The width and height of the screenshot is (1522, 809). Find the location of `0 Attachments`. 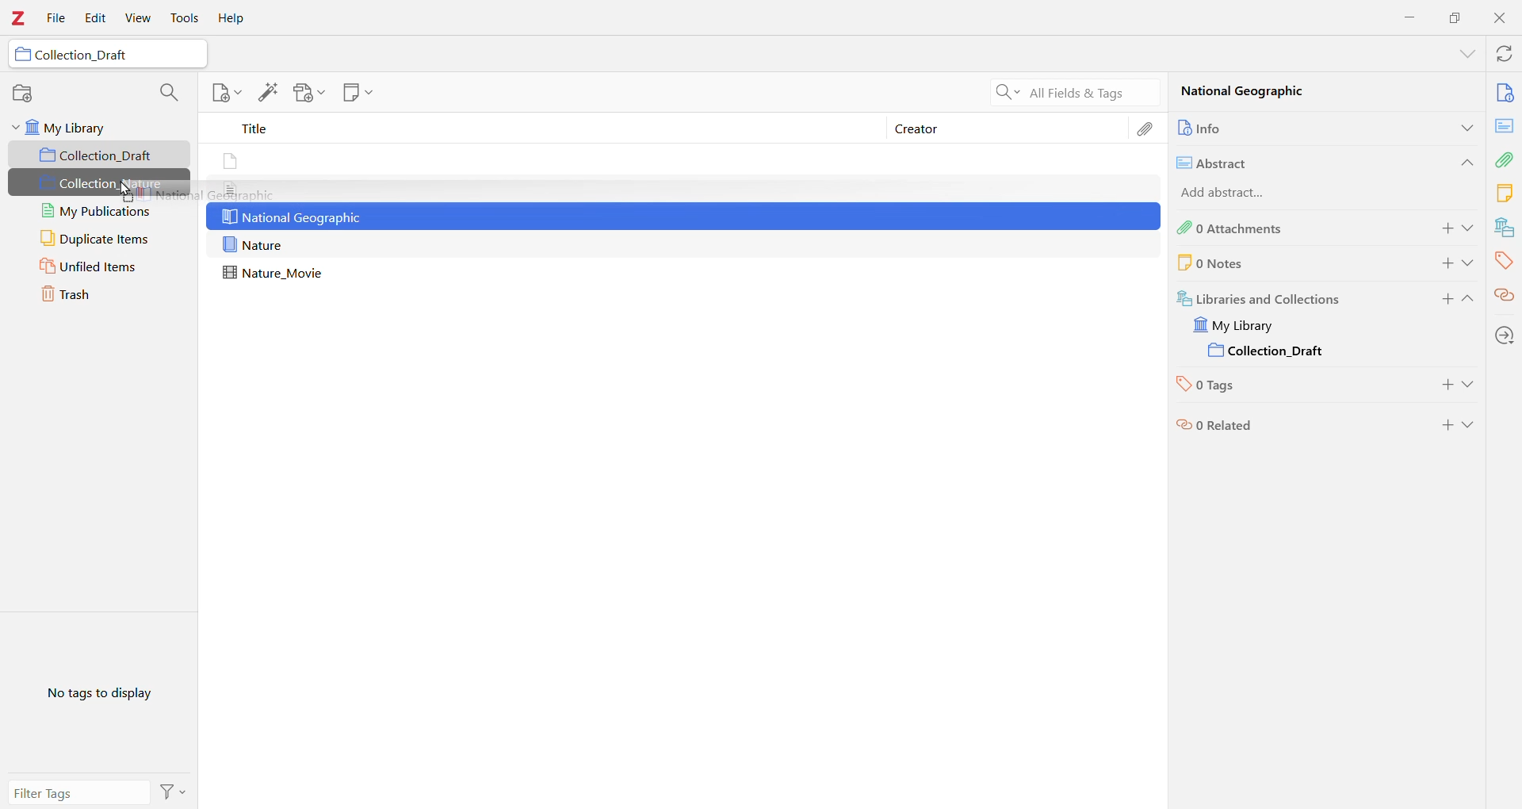

0 Attachments is located at coordinates (1288, 228).